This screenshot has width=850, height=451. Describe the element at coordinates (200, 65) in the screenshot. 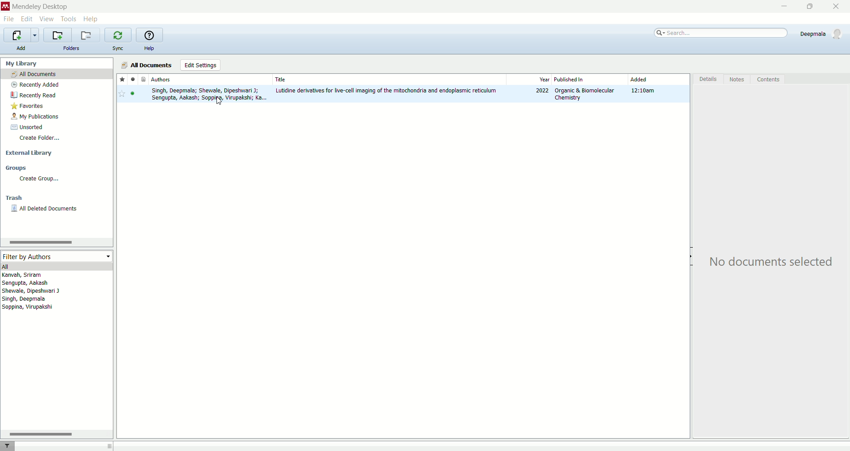

I see `edit settings` at that location.